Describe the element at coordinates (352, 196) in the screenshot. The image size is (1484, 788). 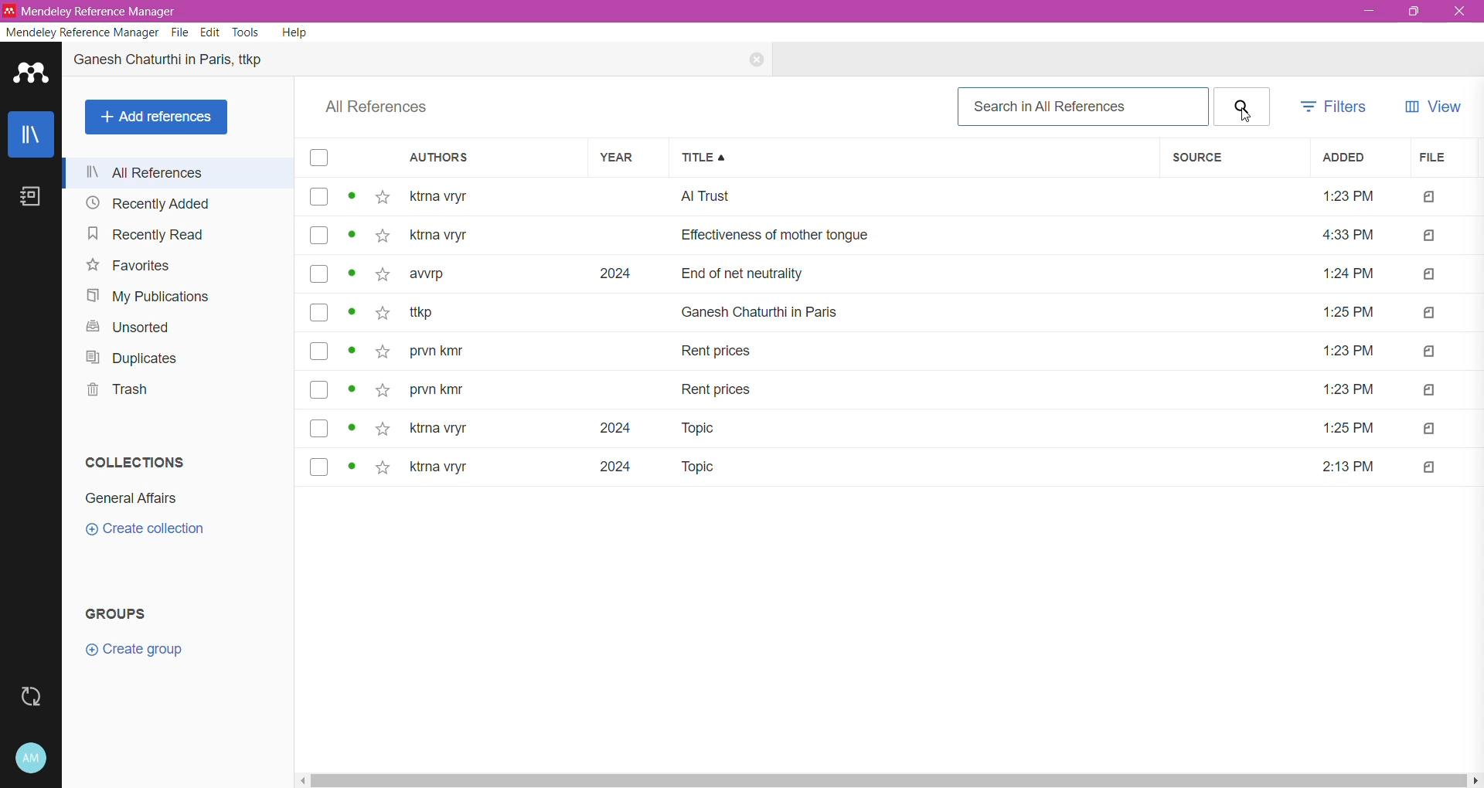
I see `view status` at that location.